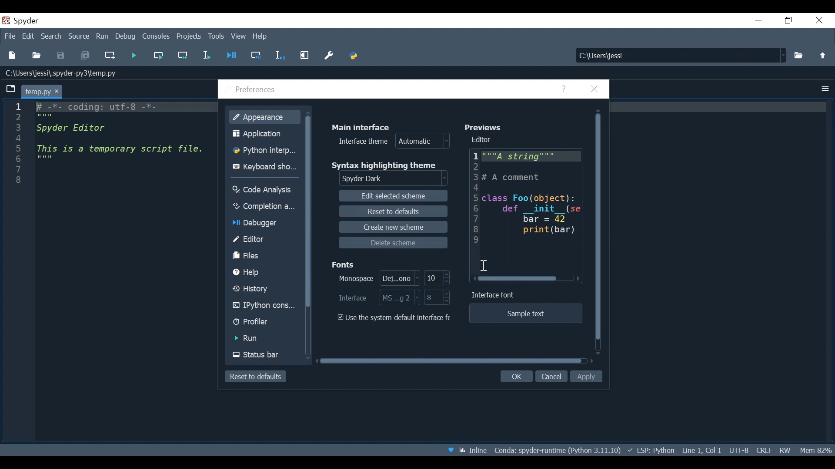  I want to click on Run, so click(103, 36).